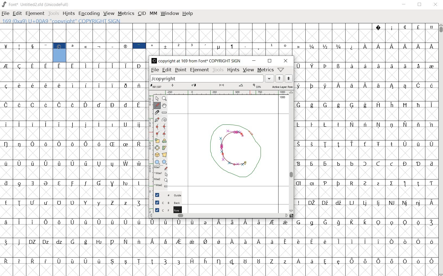 The image size is (443, 276). What do you see at coordinates (292, 246) in the screenshot?
I see `glyph characters` at bounding box center [292, 246].